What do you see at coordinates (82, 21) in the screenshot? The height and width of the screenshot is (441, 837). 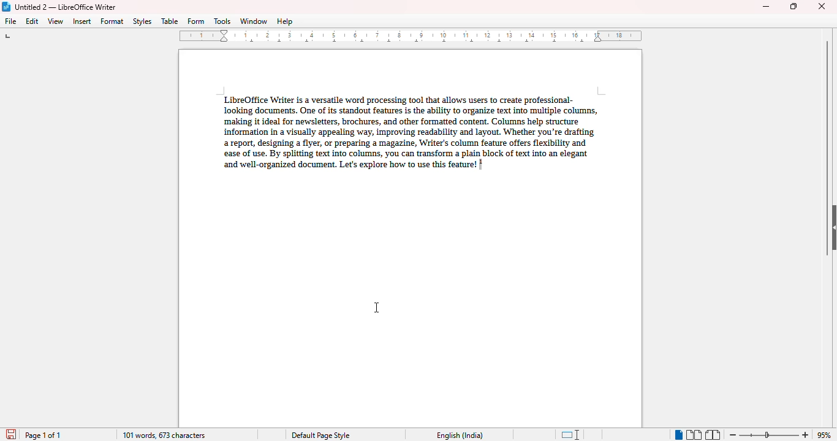 I see `insert` at bounding box center [82, 21].